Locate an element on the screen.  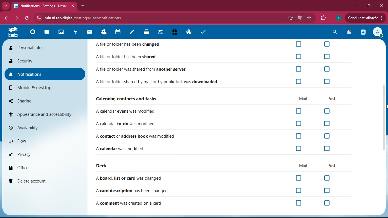
flow is located at coordinates (42, 142).